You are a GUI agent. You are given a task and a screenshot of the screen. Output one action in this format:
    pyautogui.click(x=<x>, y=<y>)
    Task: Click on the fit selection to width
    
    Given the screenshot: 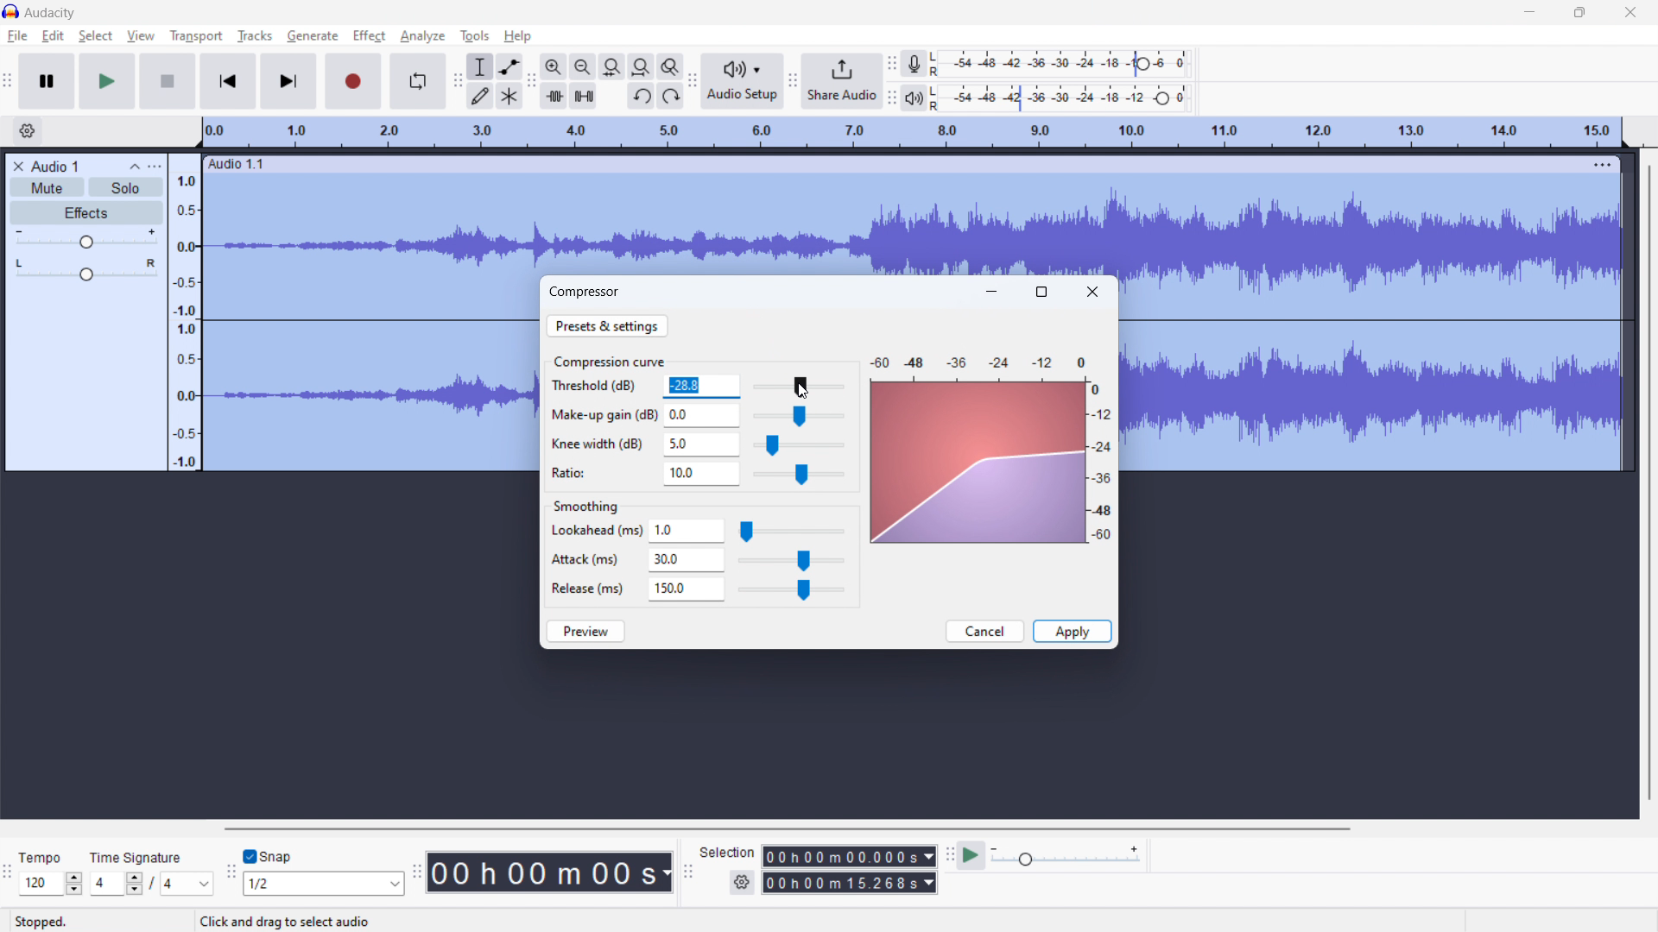 What is the action you would take?
    pyautogui.click(x=613, y=66)
    